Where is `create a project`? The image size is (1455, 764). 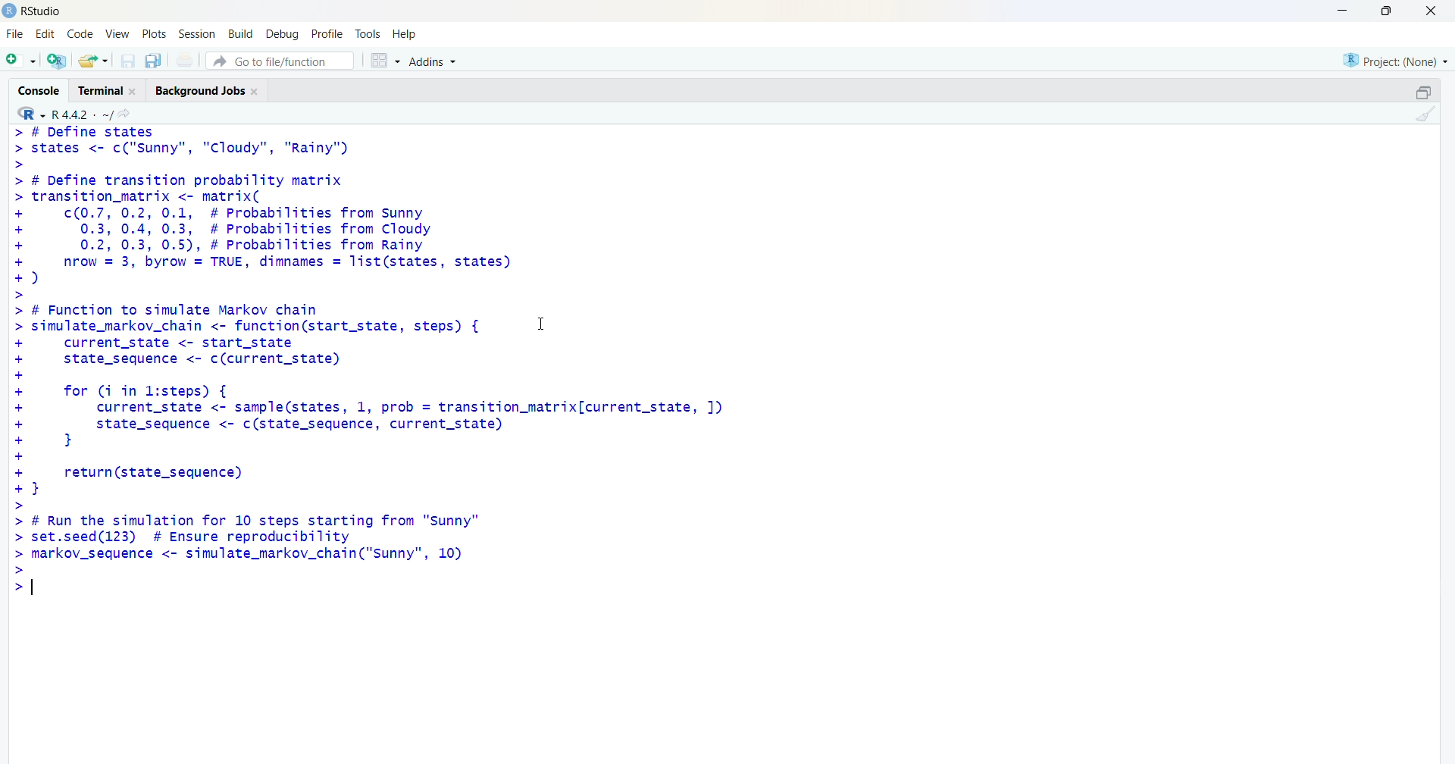 create a project is located at coordinates (55, 61).